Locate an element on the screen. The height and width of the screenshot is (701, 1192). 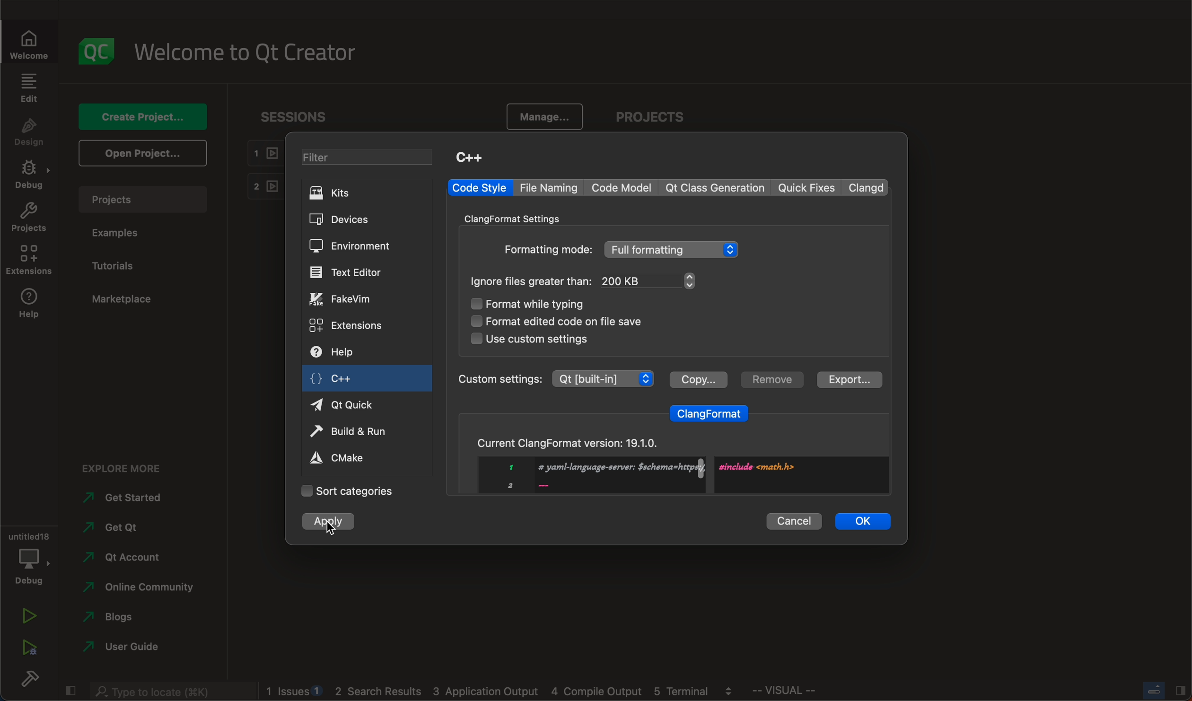
200 KB is located at coordinates (649, 280).